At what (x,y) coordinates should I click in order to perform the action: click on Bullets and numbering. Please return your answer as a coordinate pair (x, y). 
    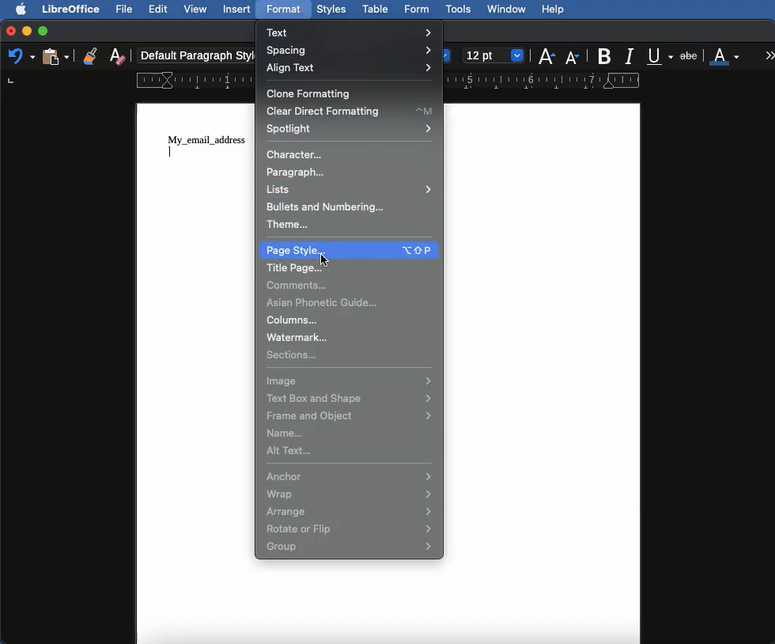
    Looking at the image, I should click on (334, 207).